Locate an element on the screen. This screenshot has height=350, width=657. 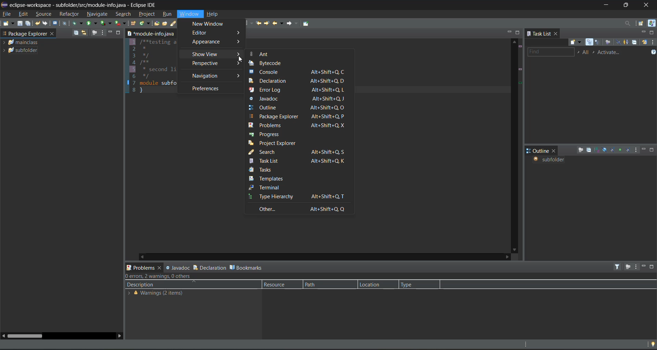
new is located at coordinates (8, 23).